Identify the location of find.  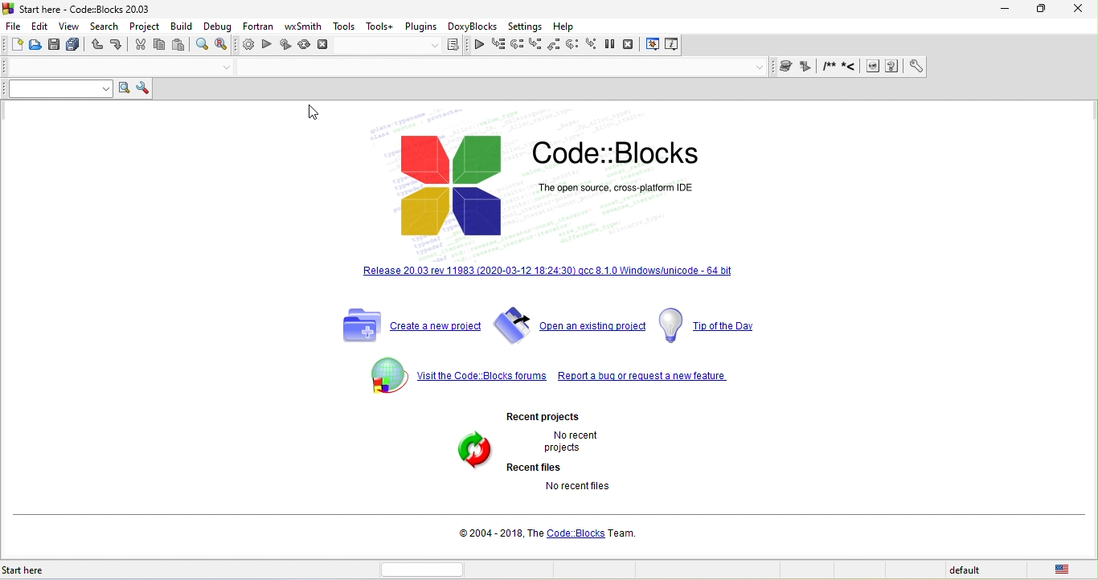
(202, 44).